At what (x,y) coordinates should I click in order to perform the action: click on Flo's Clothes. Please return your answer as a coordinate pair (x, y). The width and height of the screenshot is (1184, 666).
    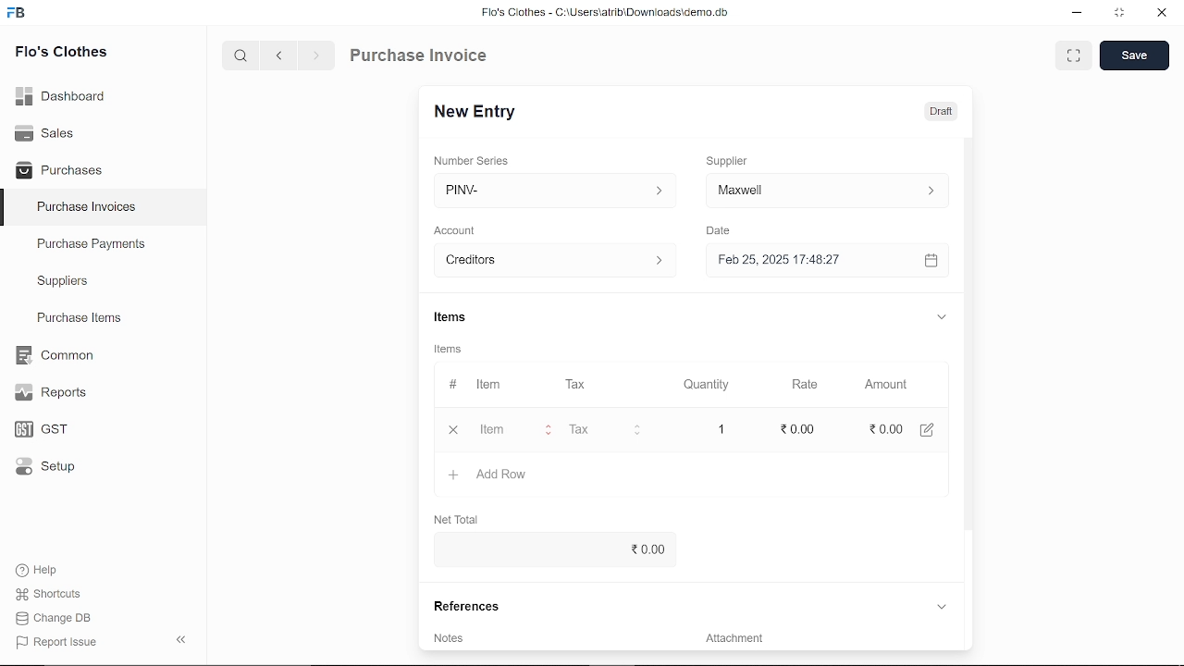
    Looking at the image, I should click on (61, 53).